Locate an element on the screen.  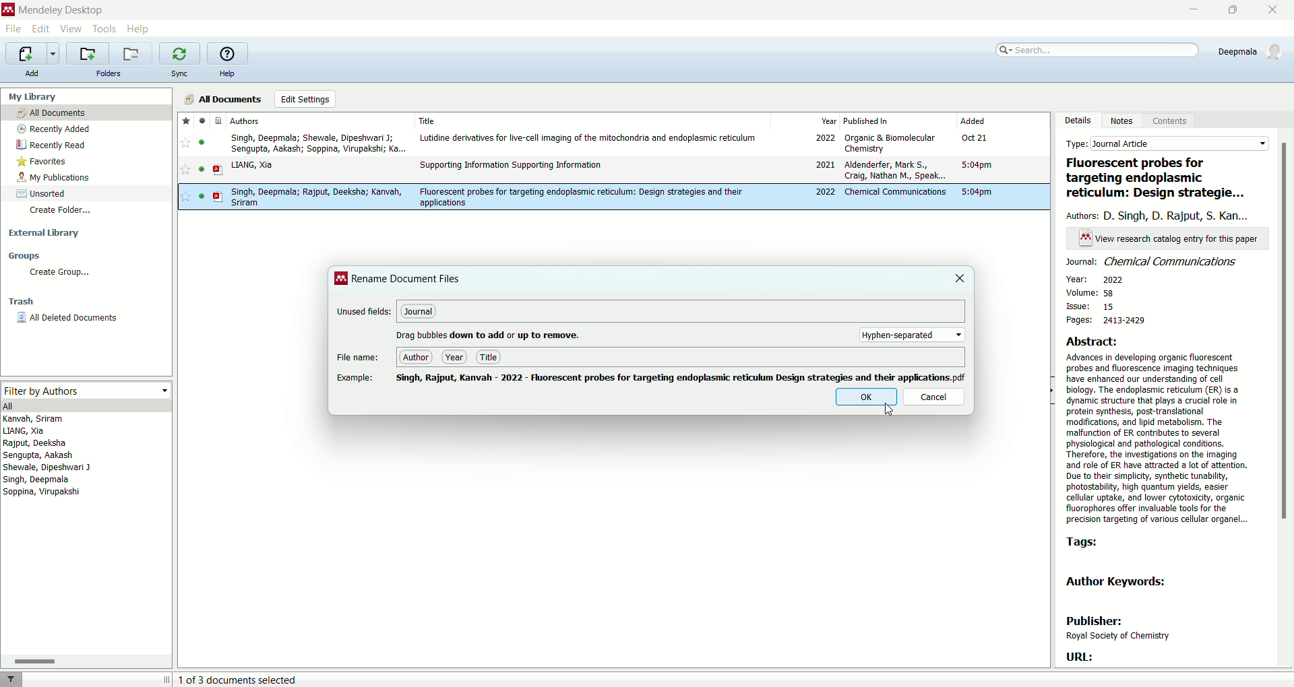
unused fields is located at coordinates (365, 312).